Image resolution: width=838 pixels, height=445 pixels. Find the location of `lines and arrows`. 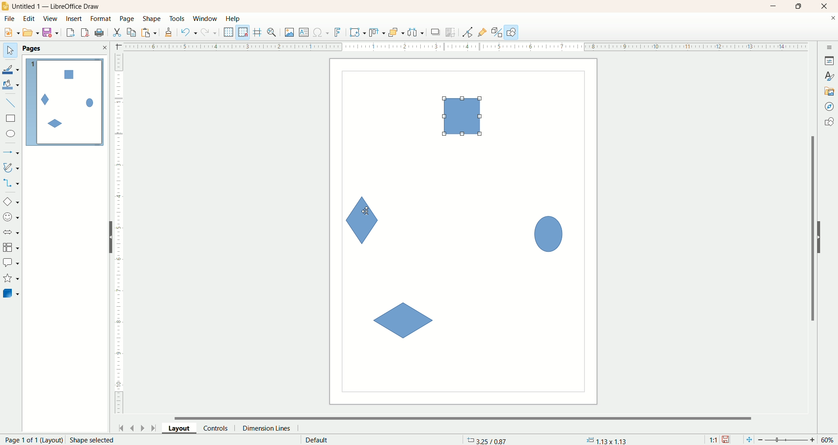

lines and arrows is located at coordinates (12, 153).